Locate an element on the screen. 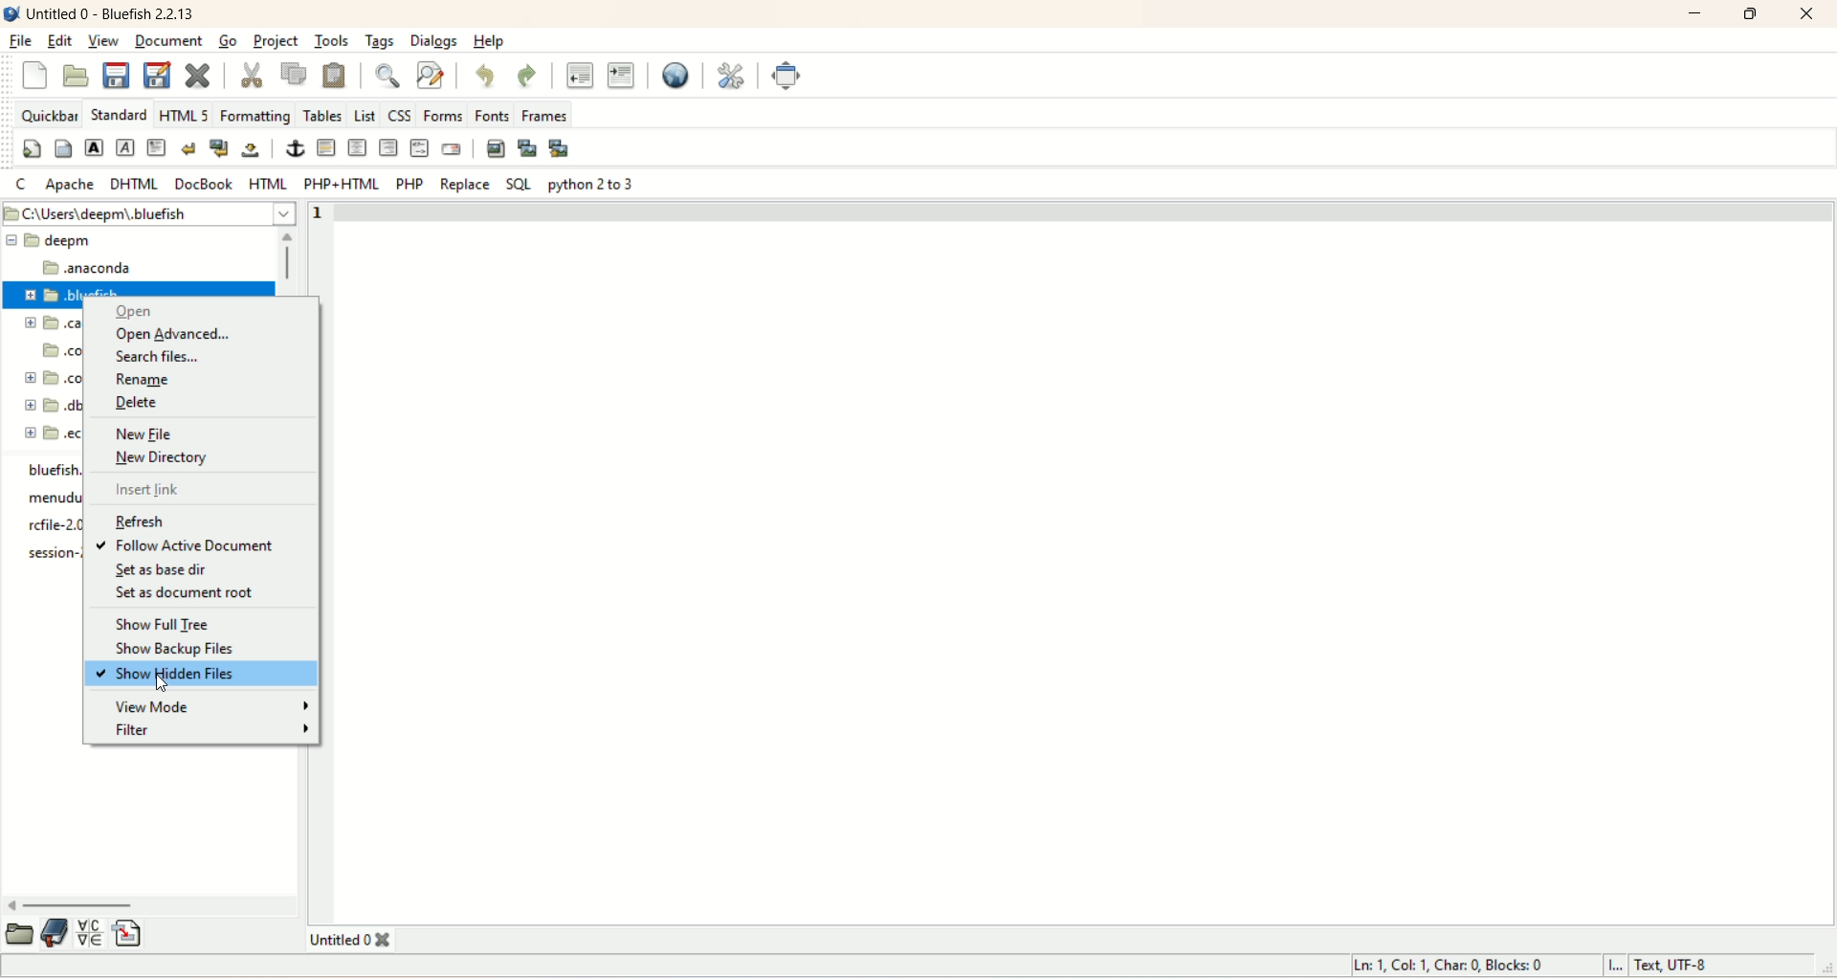 The height and width of the screenshot is (978, 1837). document is located at coordinates (170, 42).